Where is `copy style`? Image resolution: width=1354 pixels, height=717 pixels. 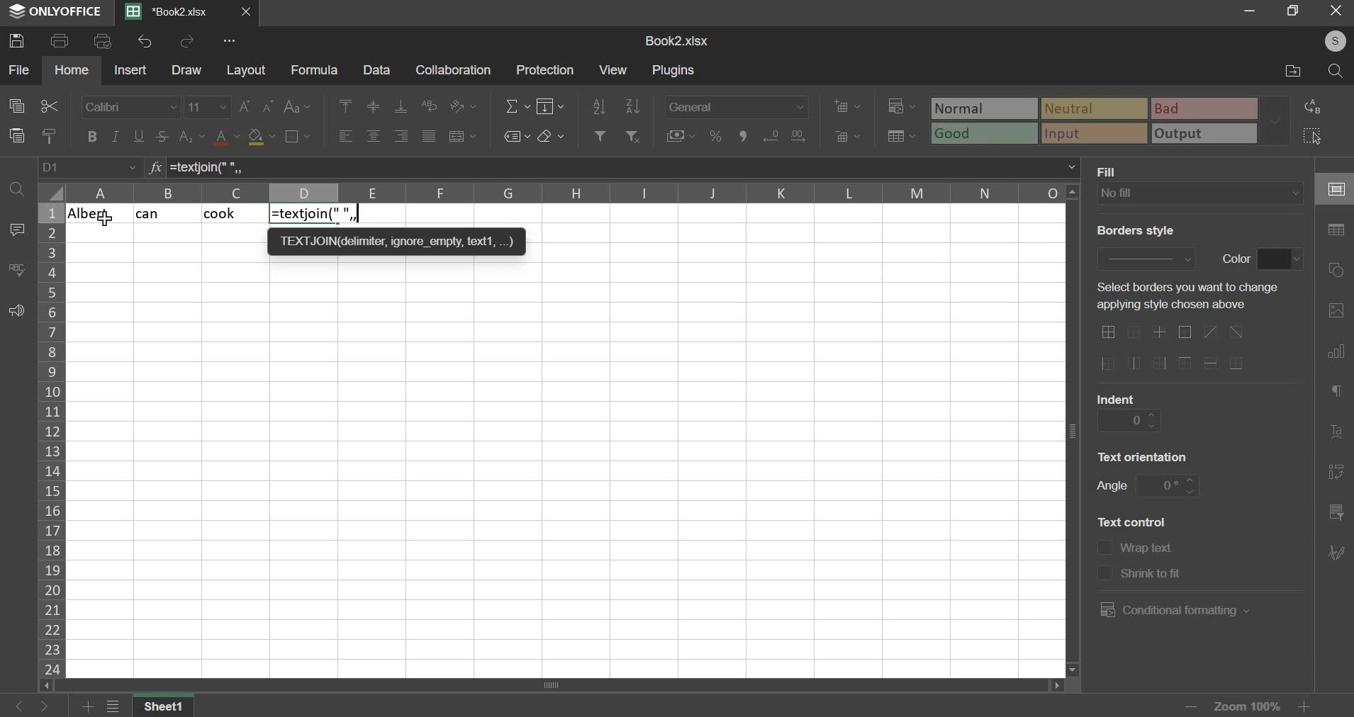 copy style is located at coordinates (50, 135).